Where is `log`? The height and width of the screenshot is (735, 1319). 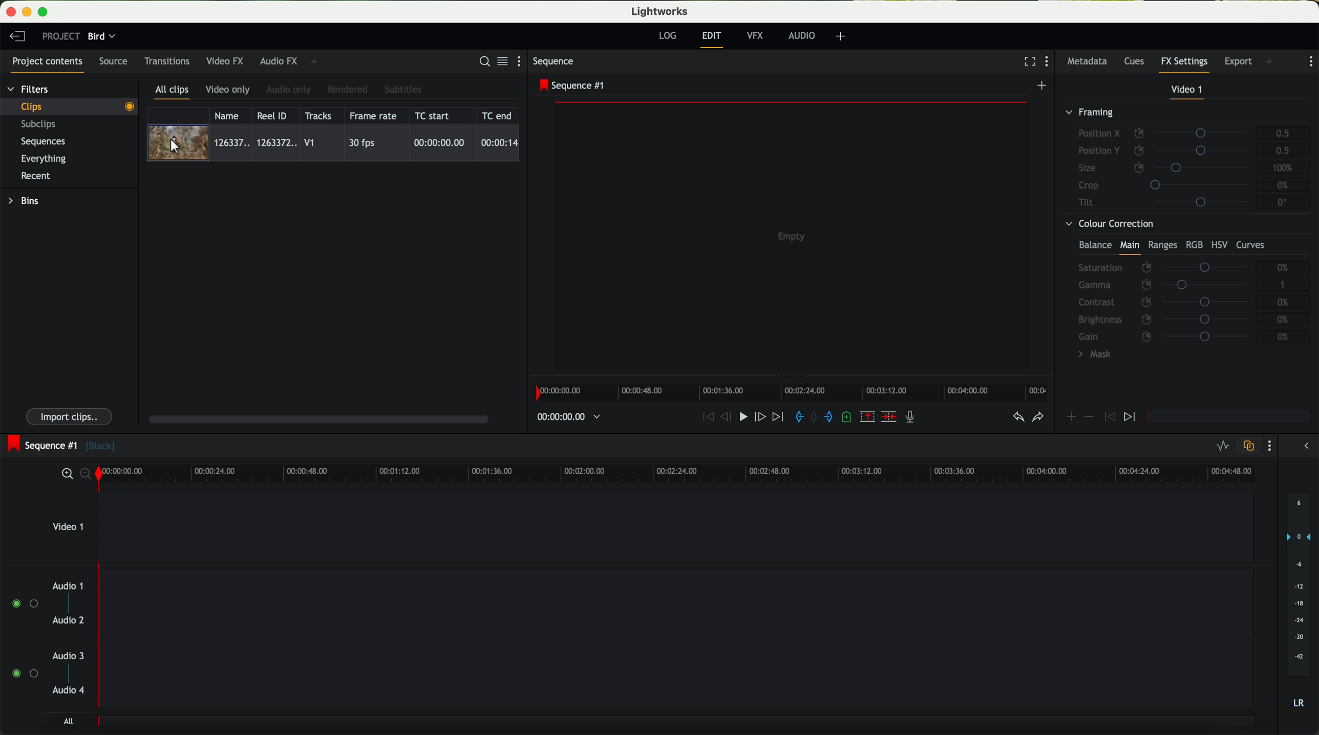
log is located at coordinates (667, 36).